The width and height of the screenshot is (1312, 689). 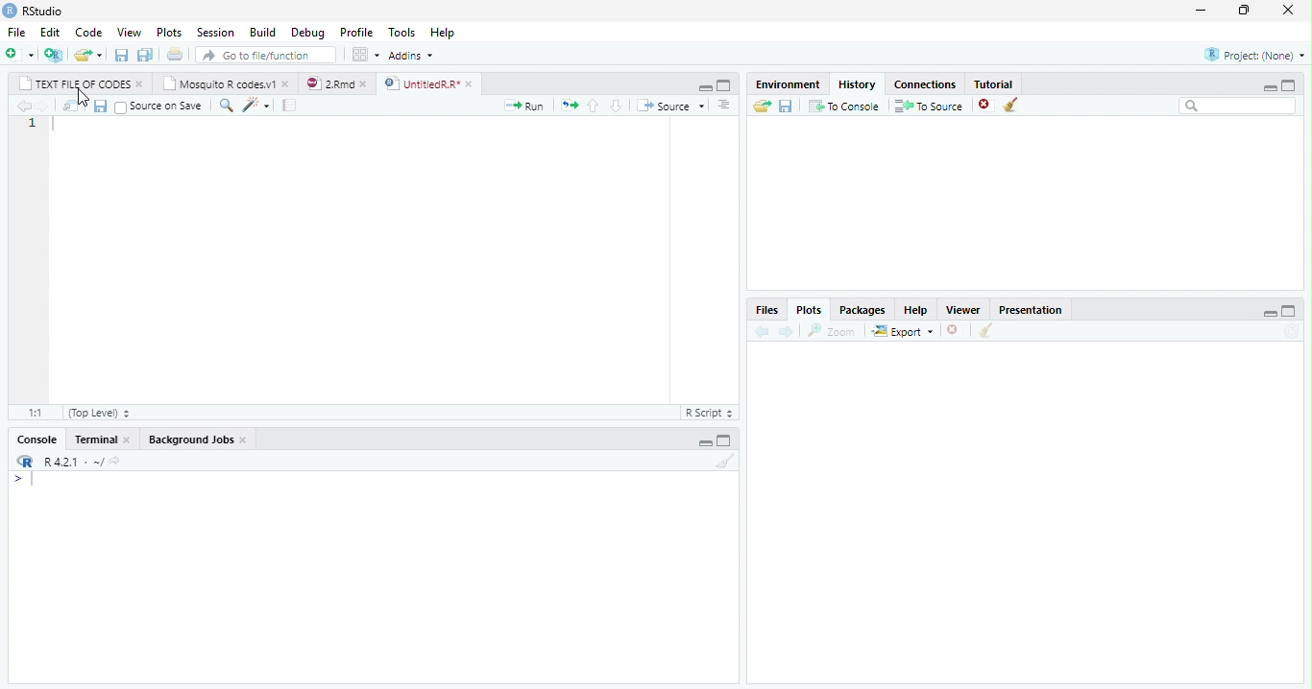 What do you see at coordinates (14, 31) in the screenshot?
I see `file` at bounding box center [14, 31].